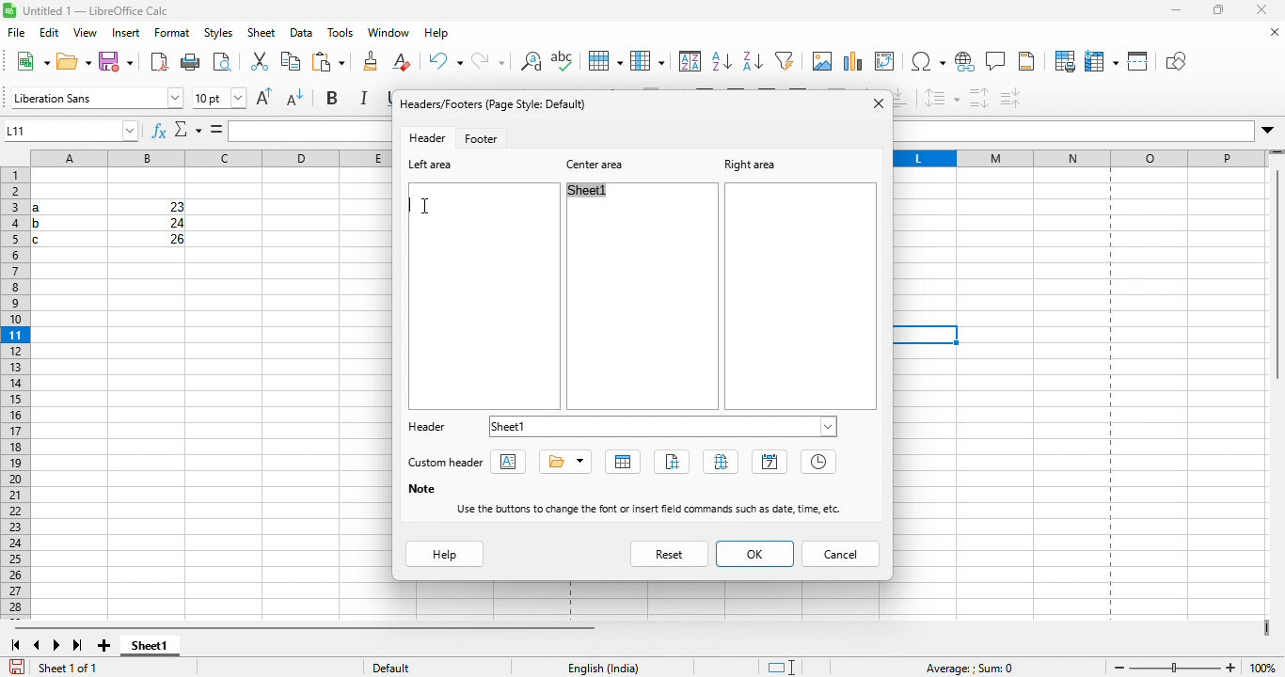 The image size is (1285, 677). What do you see at coordinates (102, 12) in the screenshot?
I see `title` at bounding box center [102, 12].